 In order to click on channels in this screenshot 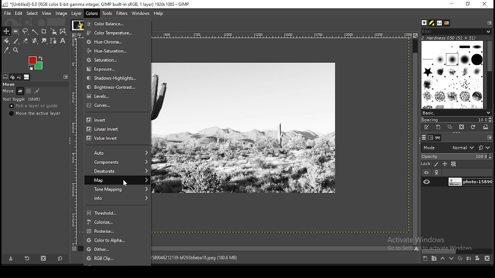, I will do `click(432, 138)`.